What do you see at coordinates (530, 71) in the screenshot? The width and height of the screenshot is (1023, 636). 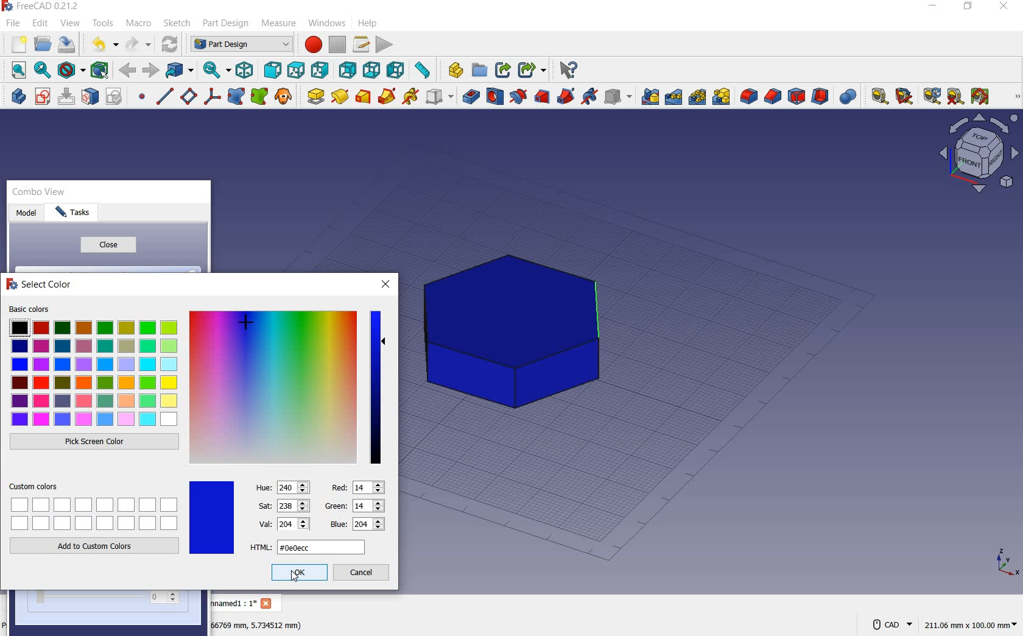 I see `make sub-link` at bounding box center [530, 71].